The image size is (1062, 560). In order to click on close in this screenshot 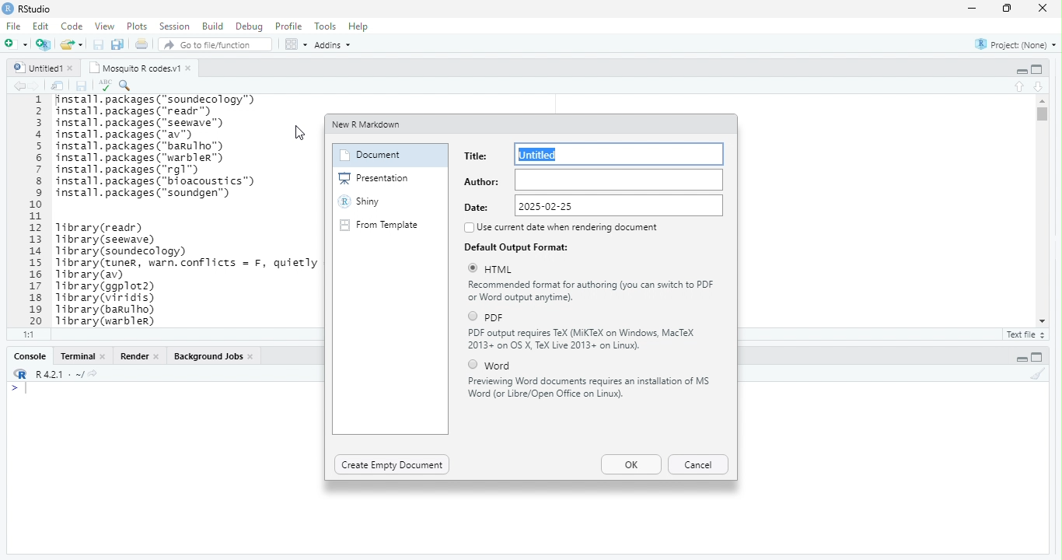, I will do `click(72, 68)`.